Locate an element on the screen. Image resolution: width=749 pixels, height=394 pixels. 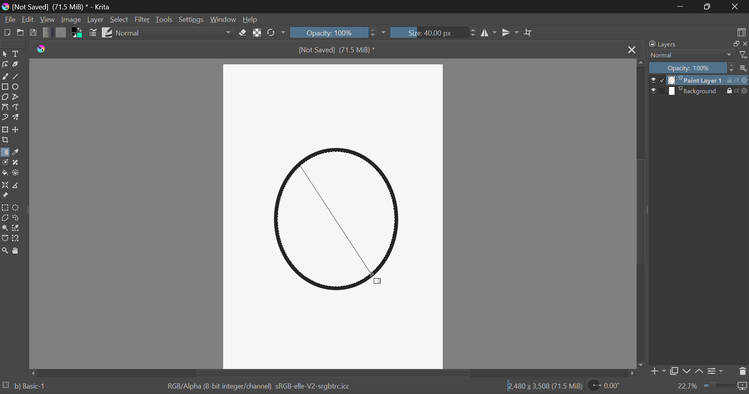
Settings is located at coordinates (190, 19).